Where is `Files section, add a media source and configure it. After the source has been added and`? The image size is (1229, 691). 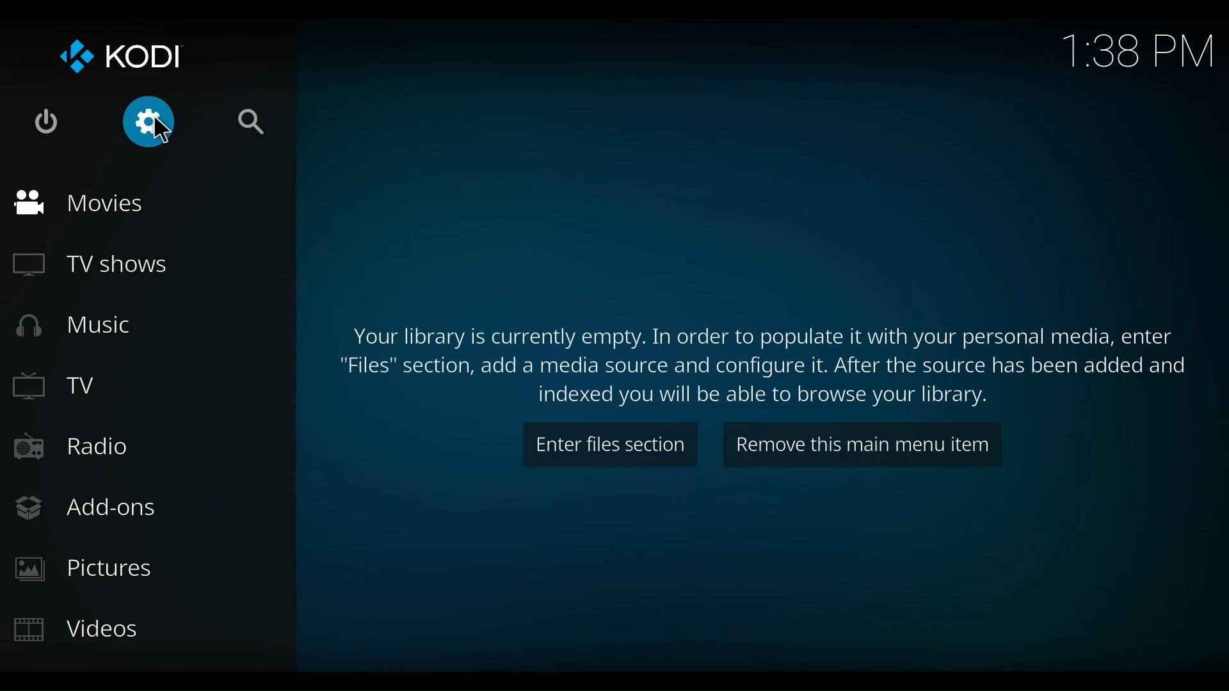 Files section, add a media source and configure it. After the source has been added and is located at coordinates (767, 366).